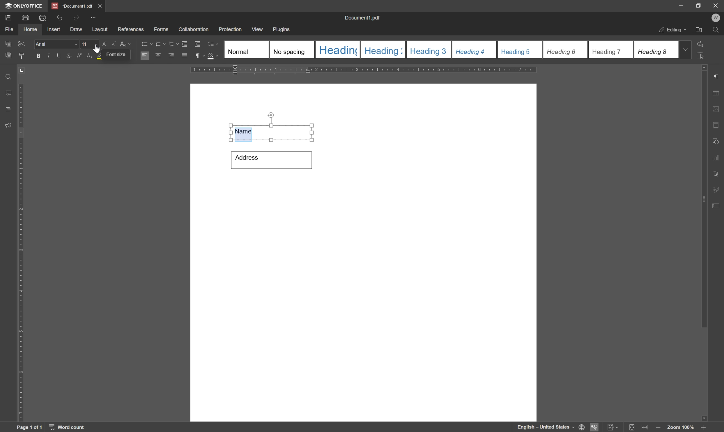  Describe the element at coordinates (699, 31) in the screenshot. I see `open file location` at that location.